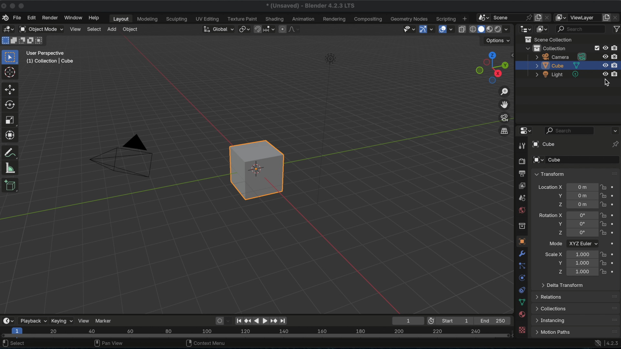  What do you see at coordinates (561, 65) in the screenshot?
I see `cube` at bounding box center [561, 65].